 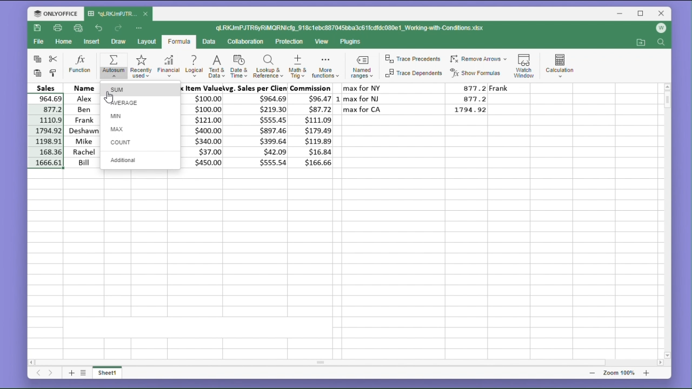 What do you see at coordinates (248, 42) in the screenshot?
I see `collaboration` at bounding box center [248, 42].